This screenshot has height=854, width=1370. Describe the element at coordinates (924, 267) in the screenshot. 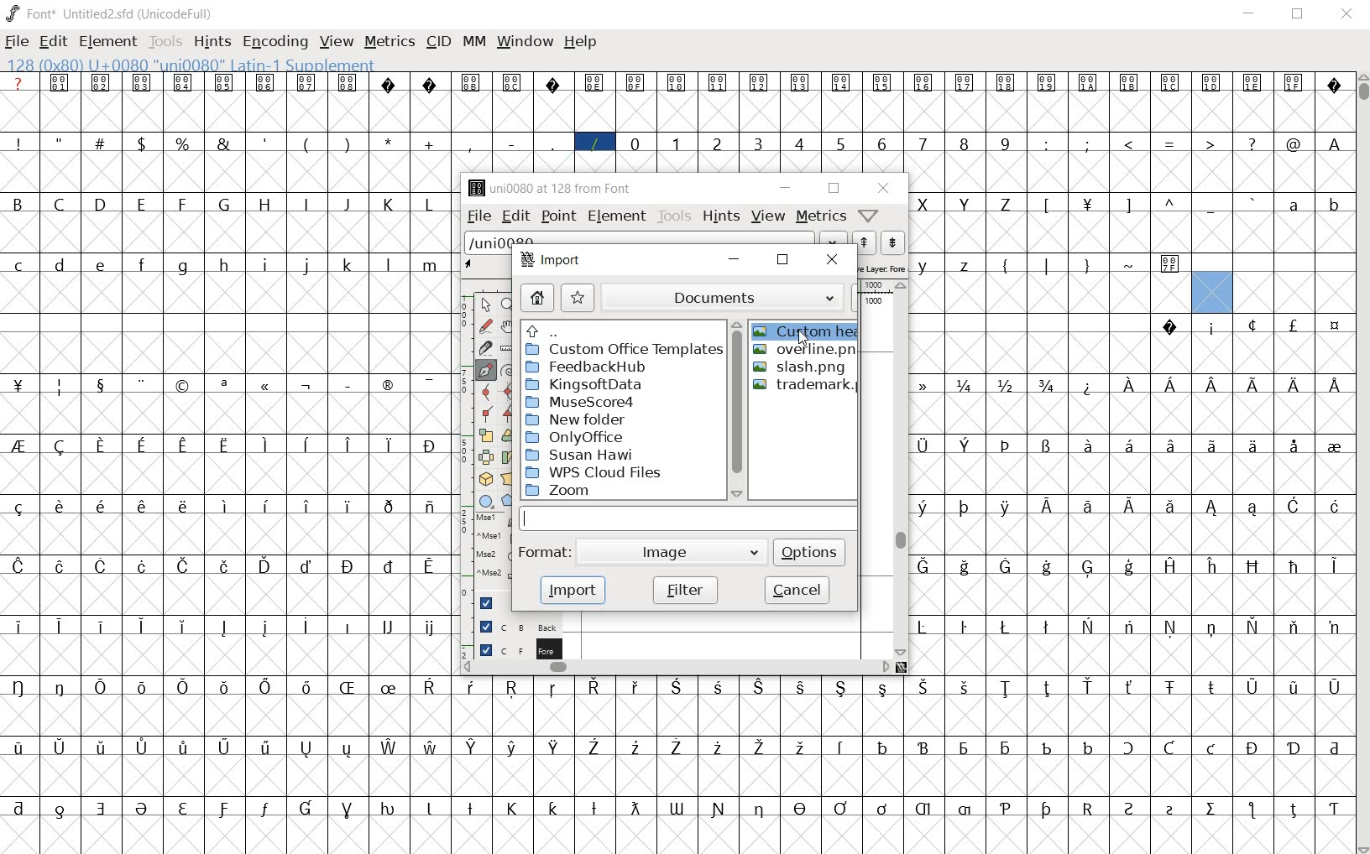

I see `glyph` at that location.